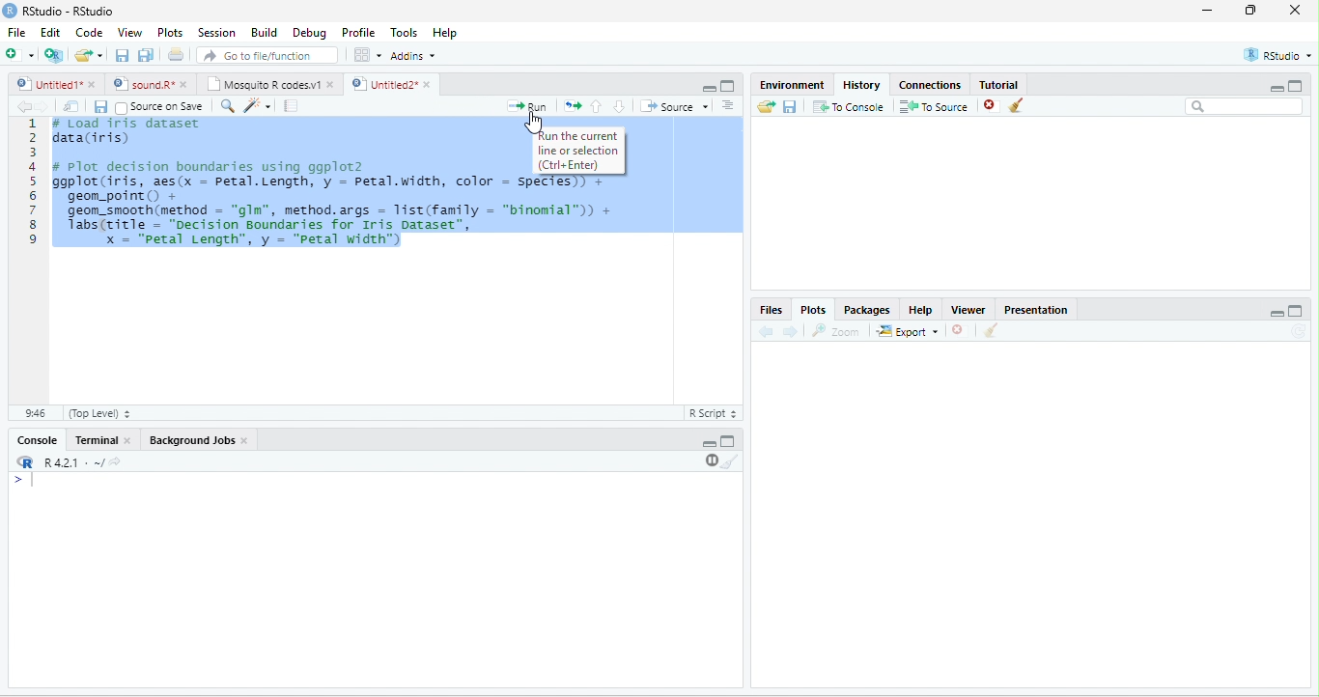 This screenshot has height=697, width=1319. What do you see at coordinates (709, 89) in the screenshot?
I see `minimize` at bounding box center [709, 89].